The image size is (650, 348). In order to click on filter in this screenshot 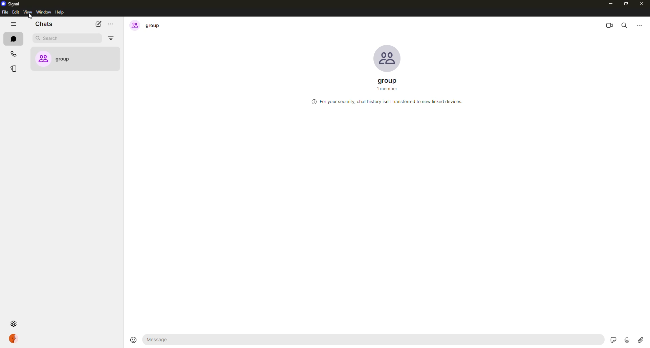, I will do `click(110, 38)`.